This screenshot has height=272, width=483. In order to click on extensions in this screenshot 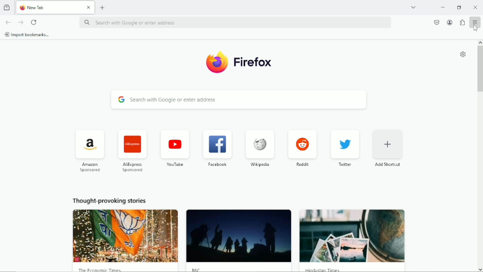, I will do `click(462, 22)`.